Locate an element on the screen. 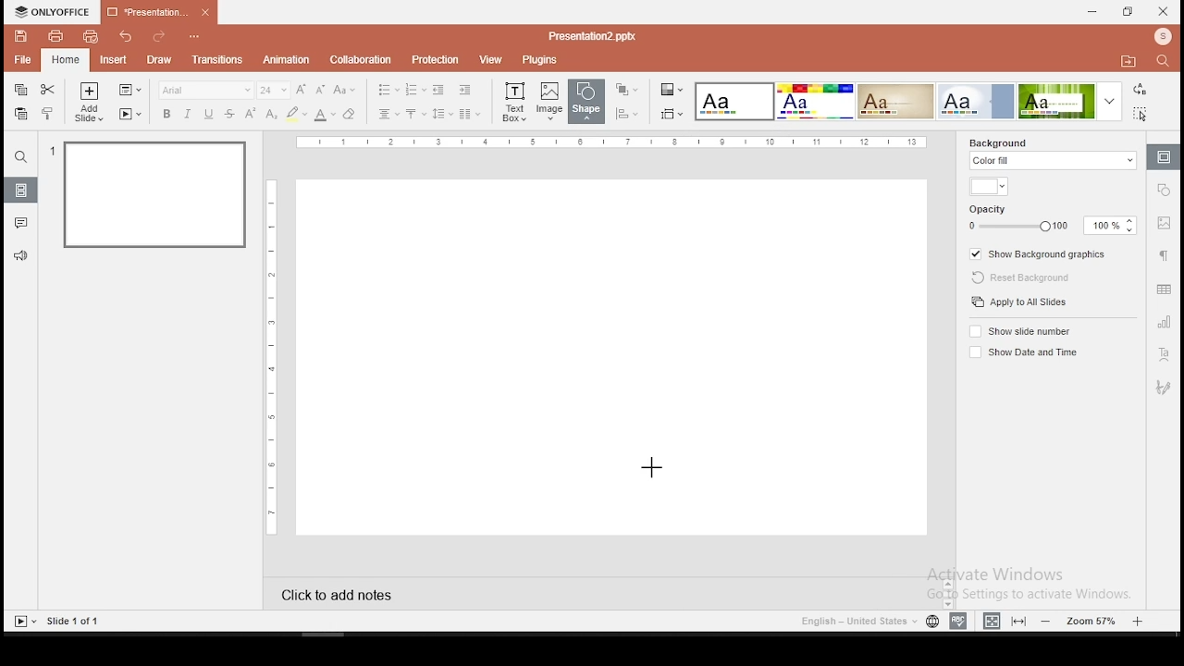 The width and height of the screenshot is (1184, 666). subscript is located at coordinates (271, 114).